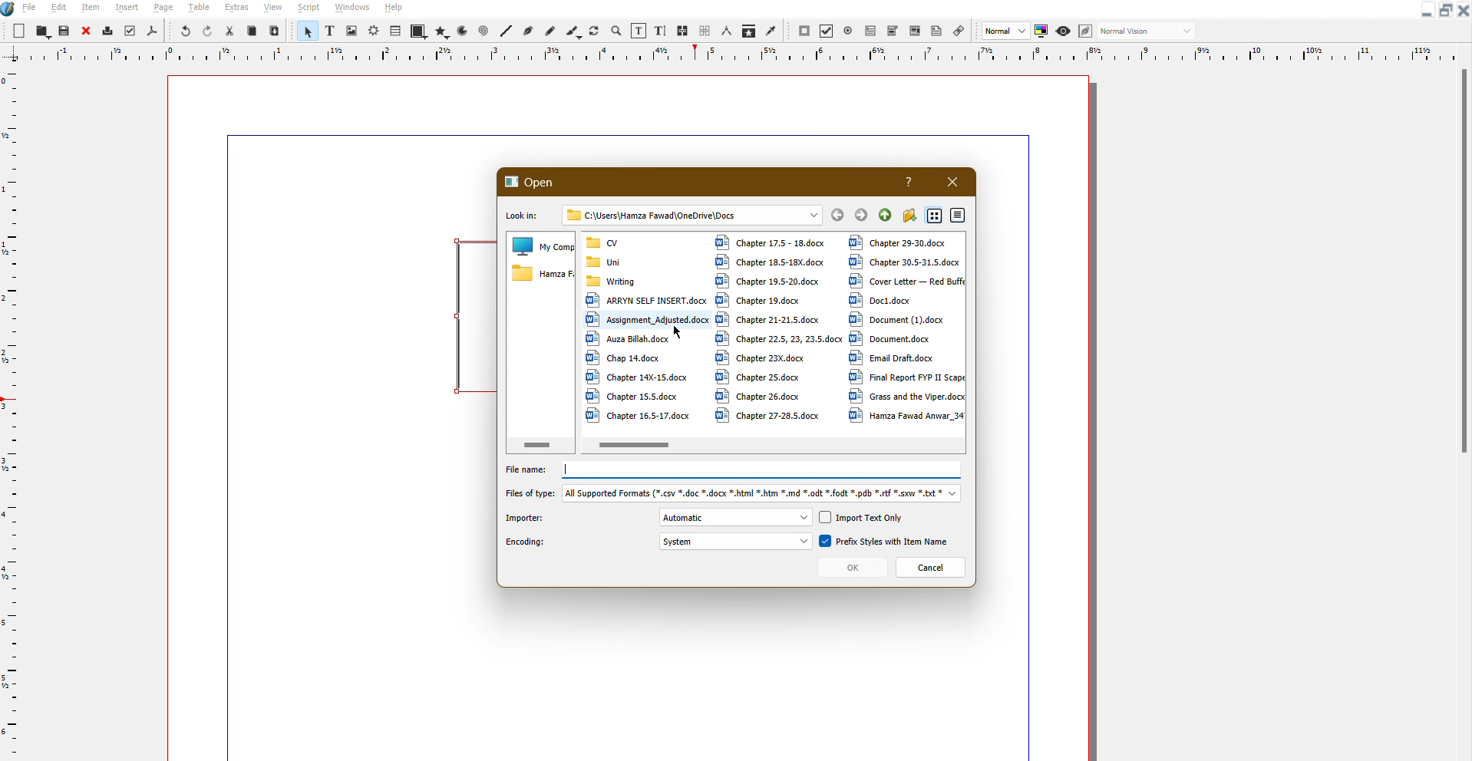 This screenshot has height=761, width=1472. I want to click on File Controls, so click(898, 215).